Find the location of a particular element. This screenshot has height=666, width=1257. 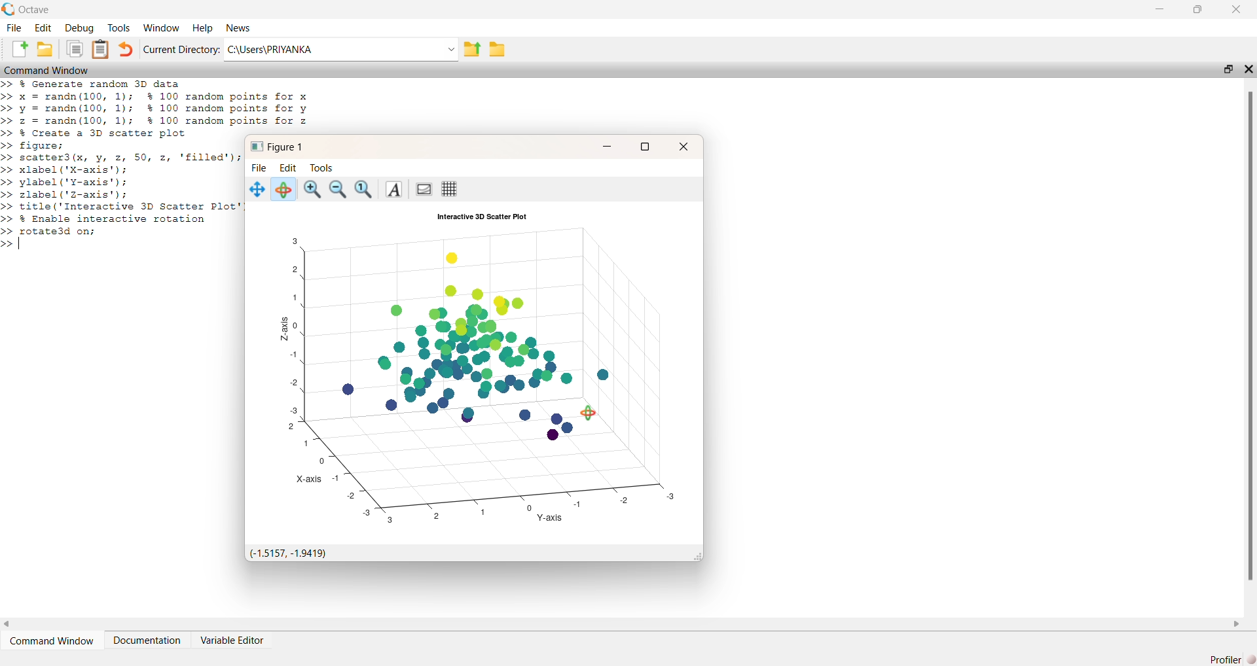

>> | is located at coordinates (14, 245).